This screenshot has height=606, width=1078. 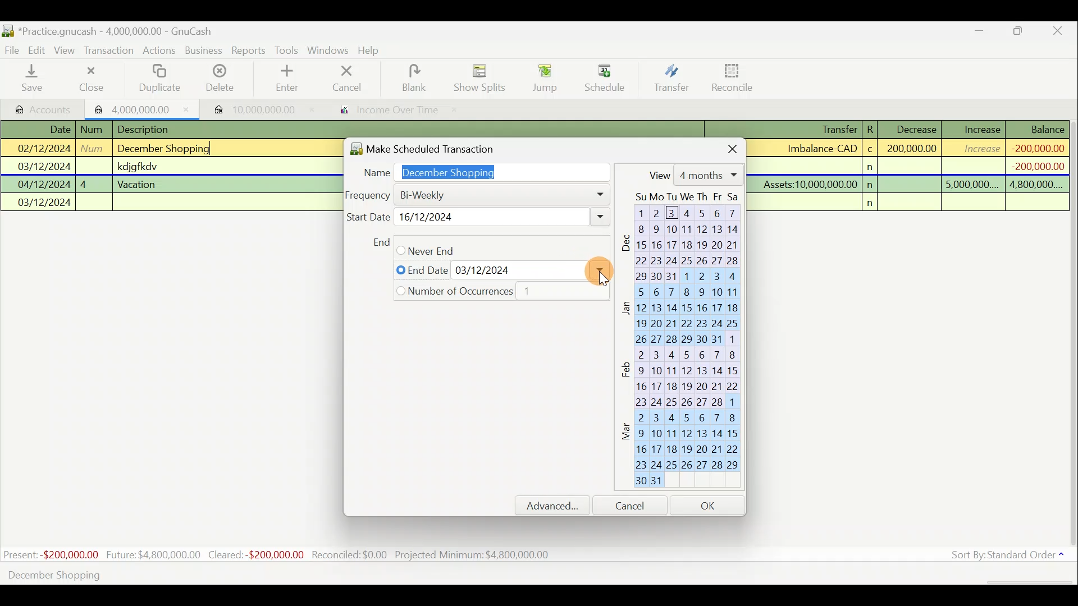 I want to click on Document name, so click(x=121, y=32).